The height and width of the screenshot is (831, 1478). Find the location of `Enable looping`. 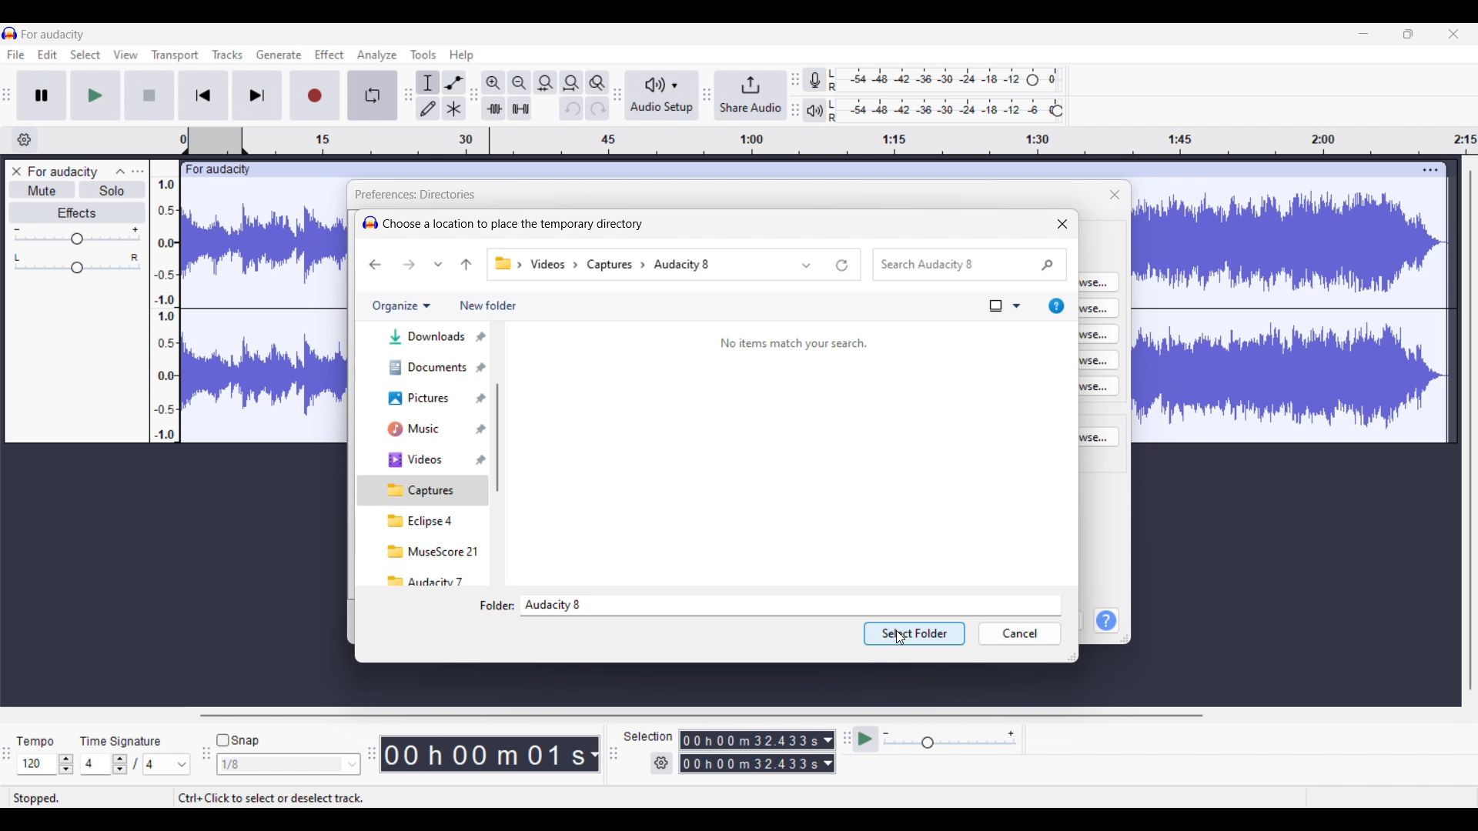

Enable looping is located at coordinates (373, 95).